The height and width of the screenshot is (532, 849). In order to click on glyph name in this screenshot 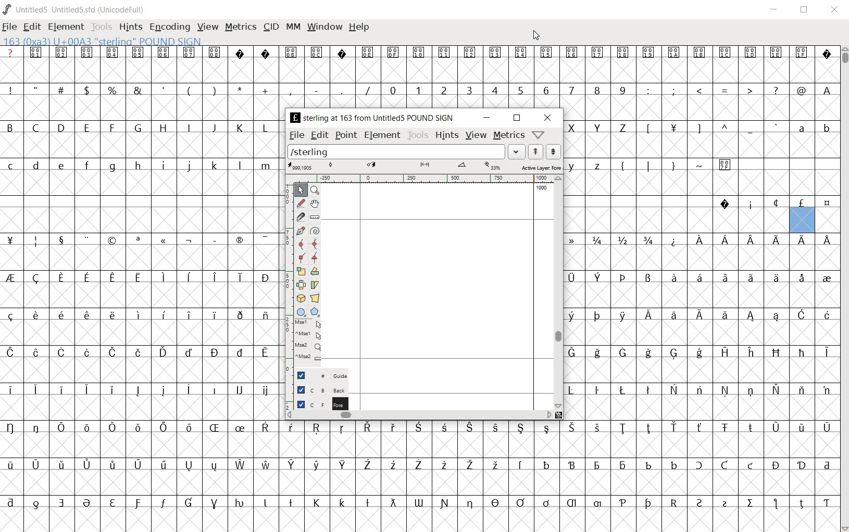, I will do `click(370, 118)`.